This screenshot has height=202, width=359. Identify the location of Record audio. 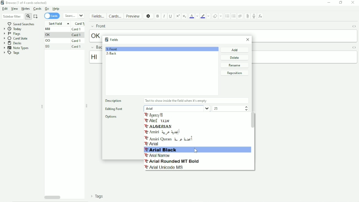
(253, 16).